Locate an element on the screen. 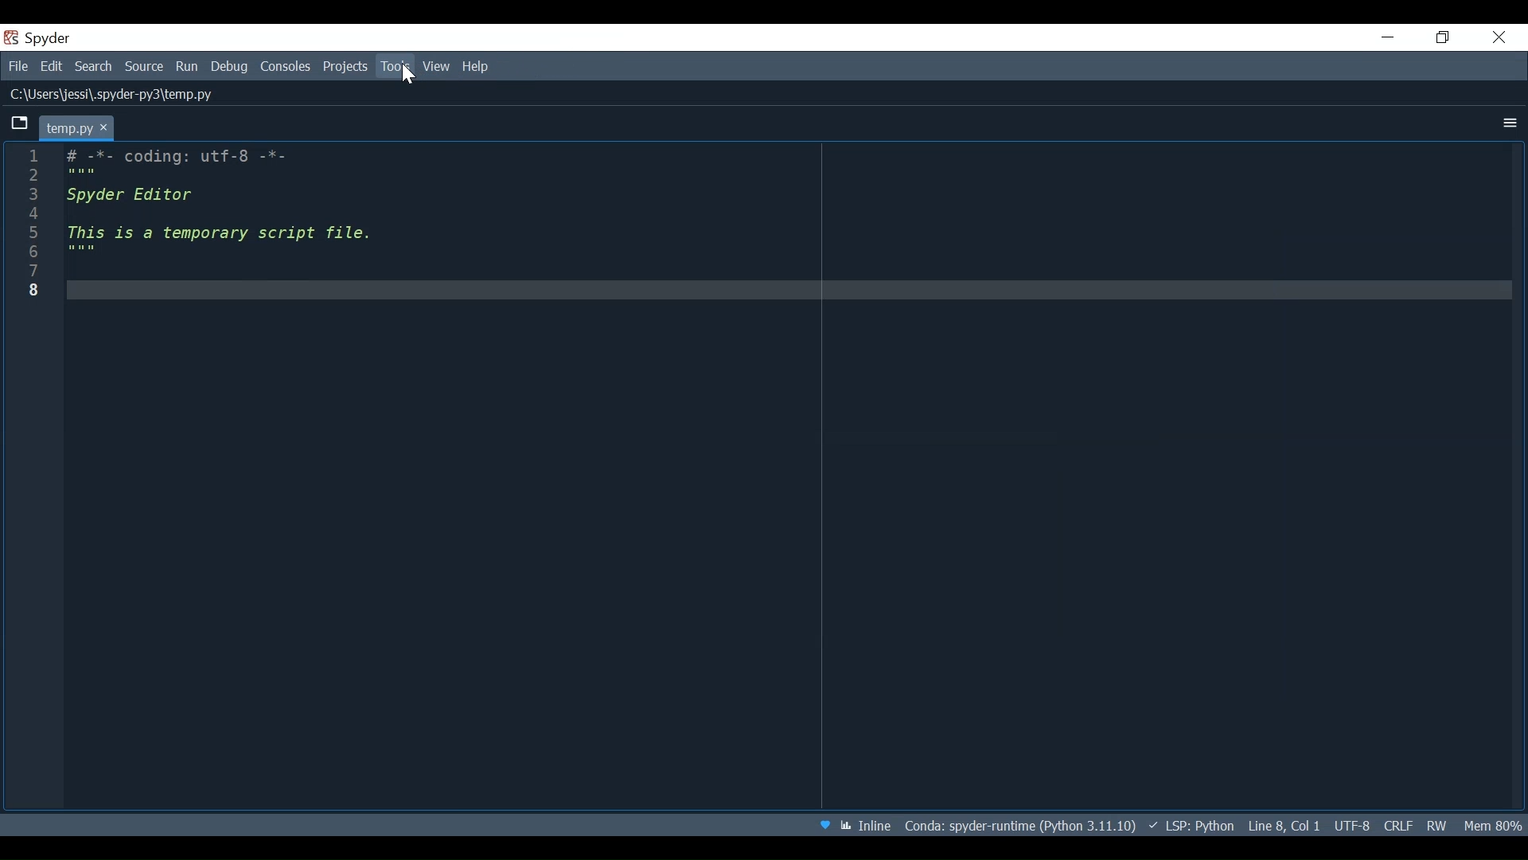 The image size is (1528, 860). Source is located at coordinates (139, 67).